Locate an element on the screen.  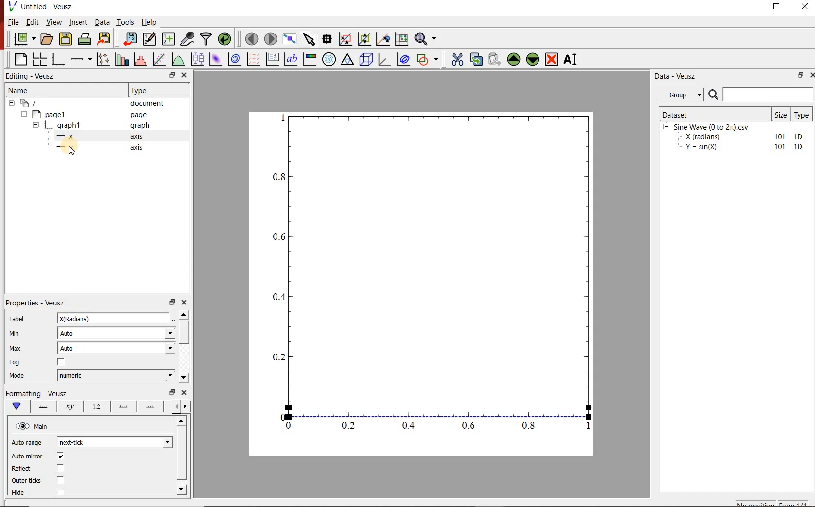
document is located at coordinates (147, 103).